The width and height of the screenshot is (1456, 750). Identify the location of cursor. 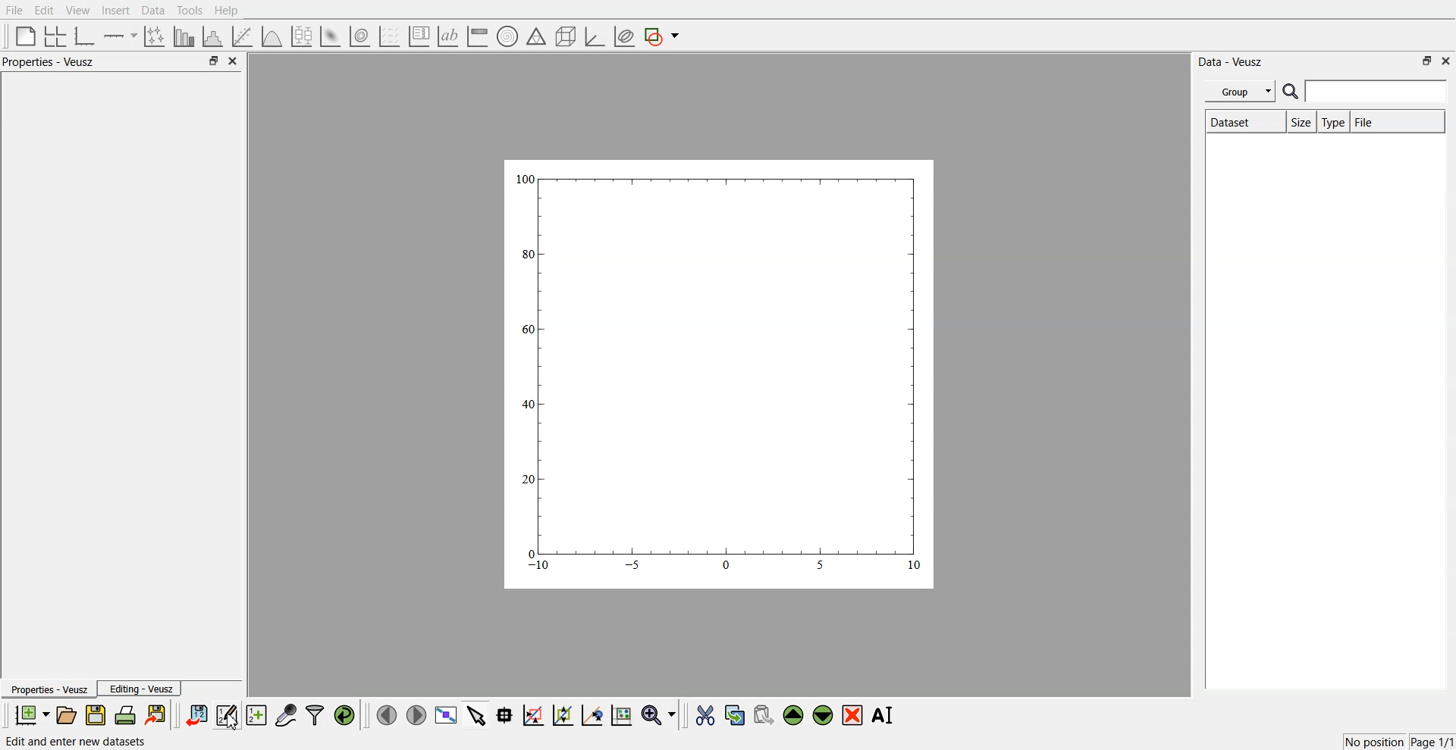
(234, 726).